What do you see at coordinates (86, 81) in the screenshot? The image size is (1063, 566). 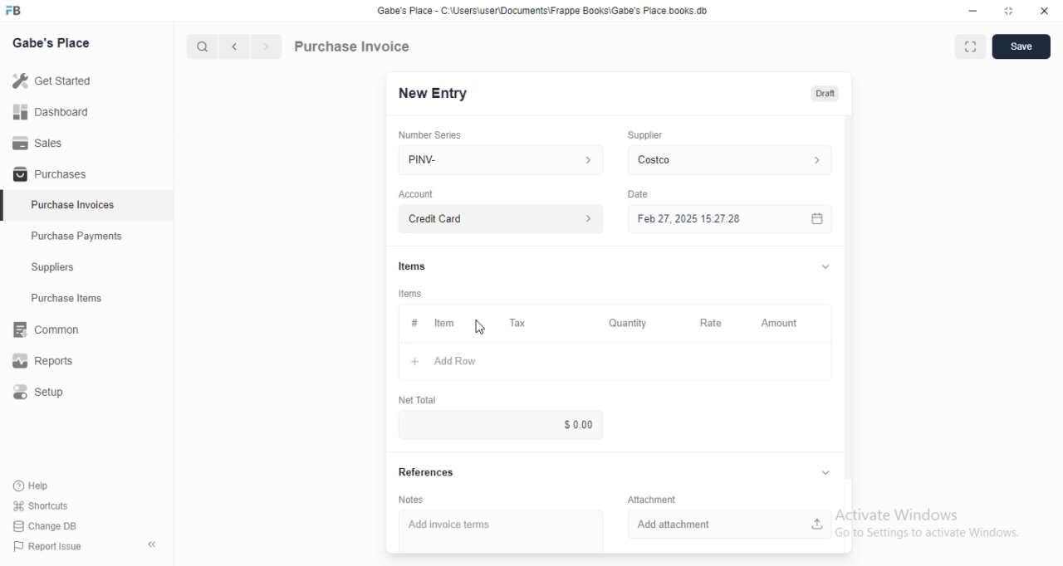 I see `Get Started` at bounding box center [86, 81].